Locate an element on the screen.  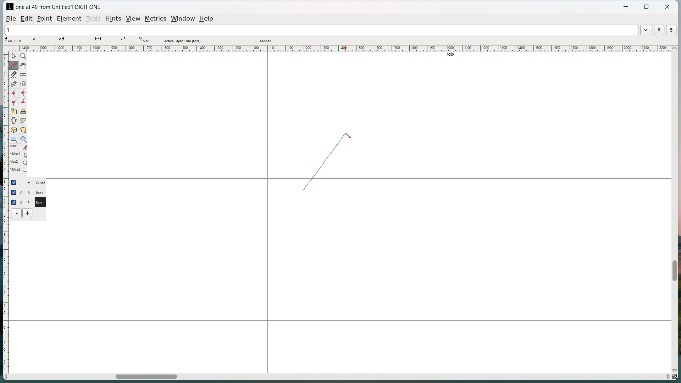
toggle spiral is located at coordinates (23, 84).